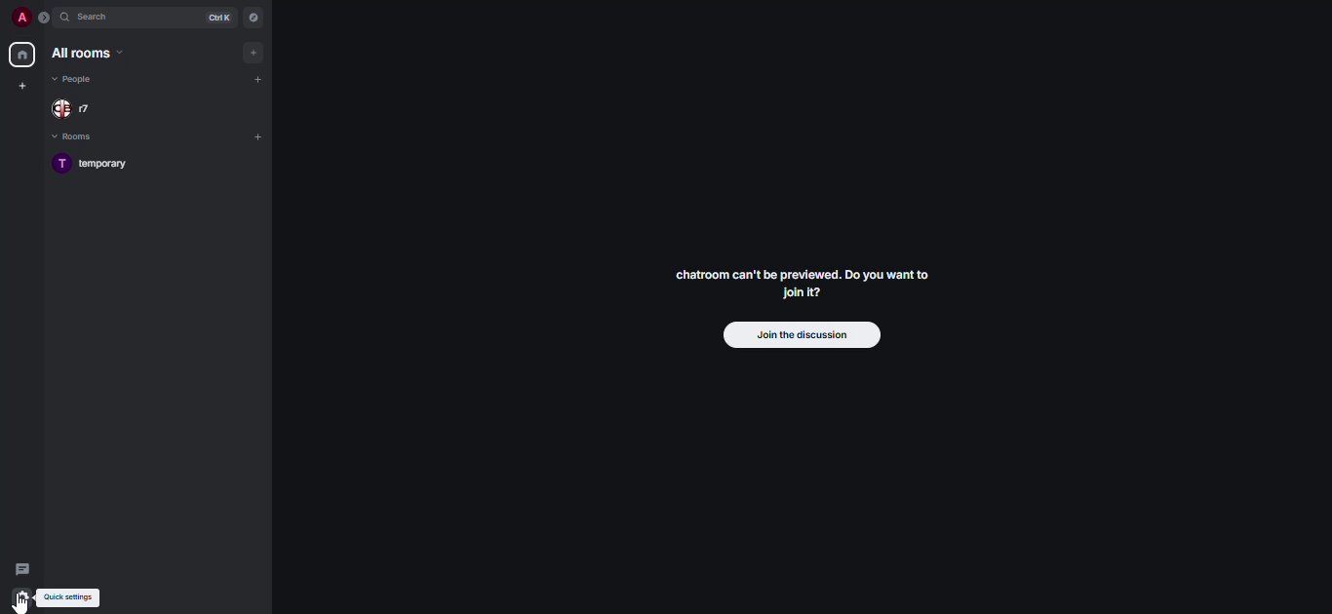 Image resolution: width=1332 pixels, height=614 pixels. What do you see at coordinates (20, 86) in the screenshot?
I see `create space` at bounding box center [20, 86].